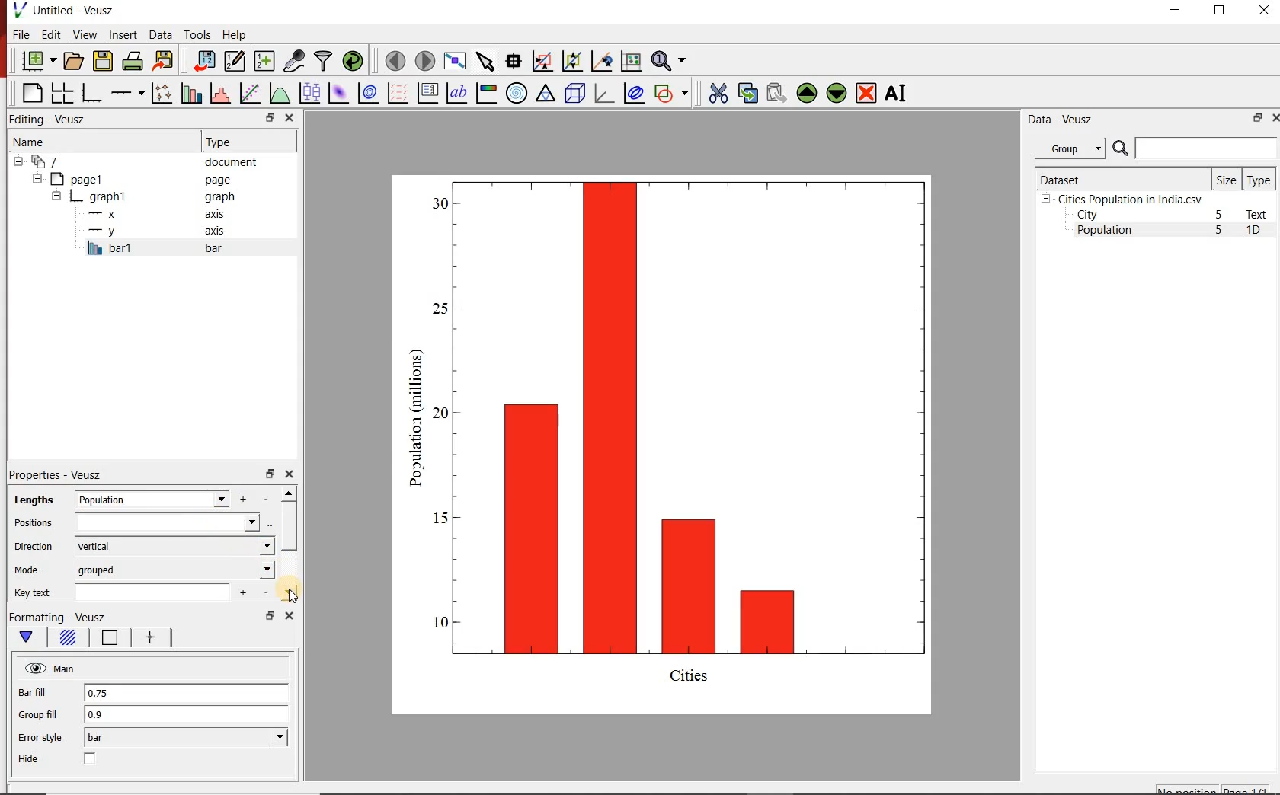  I want to click on move to the previous page, so click(393, 59).